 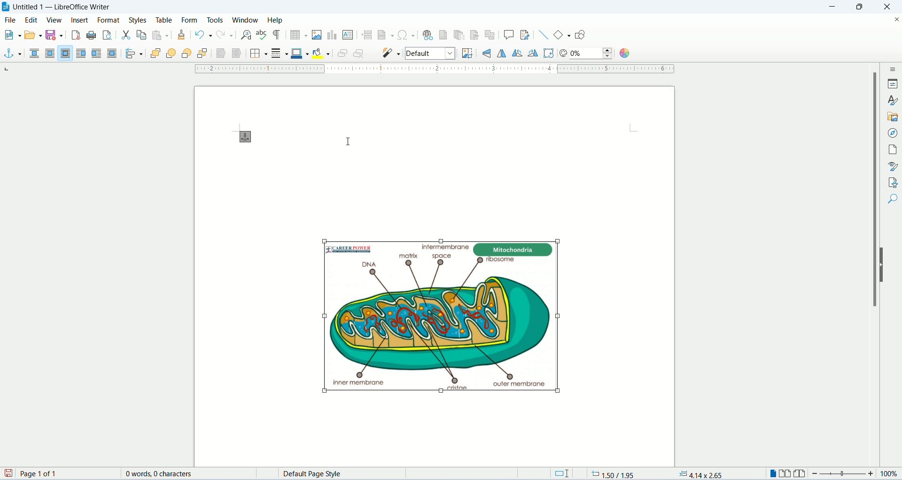 I want to click on find, so click(x=893, y=216).